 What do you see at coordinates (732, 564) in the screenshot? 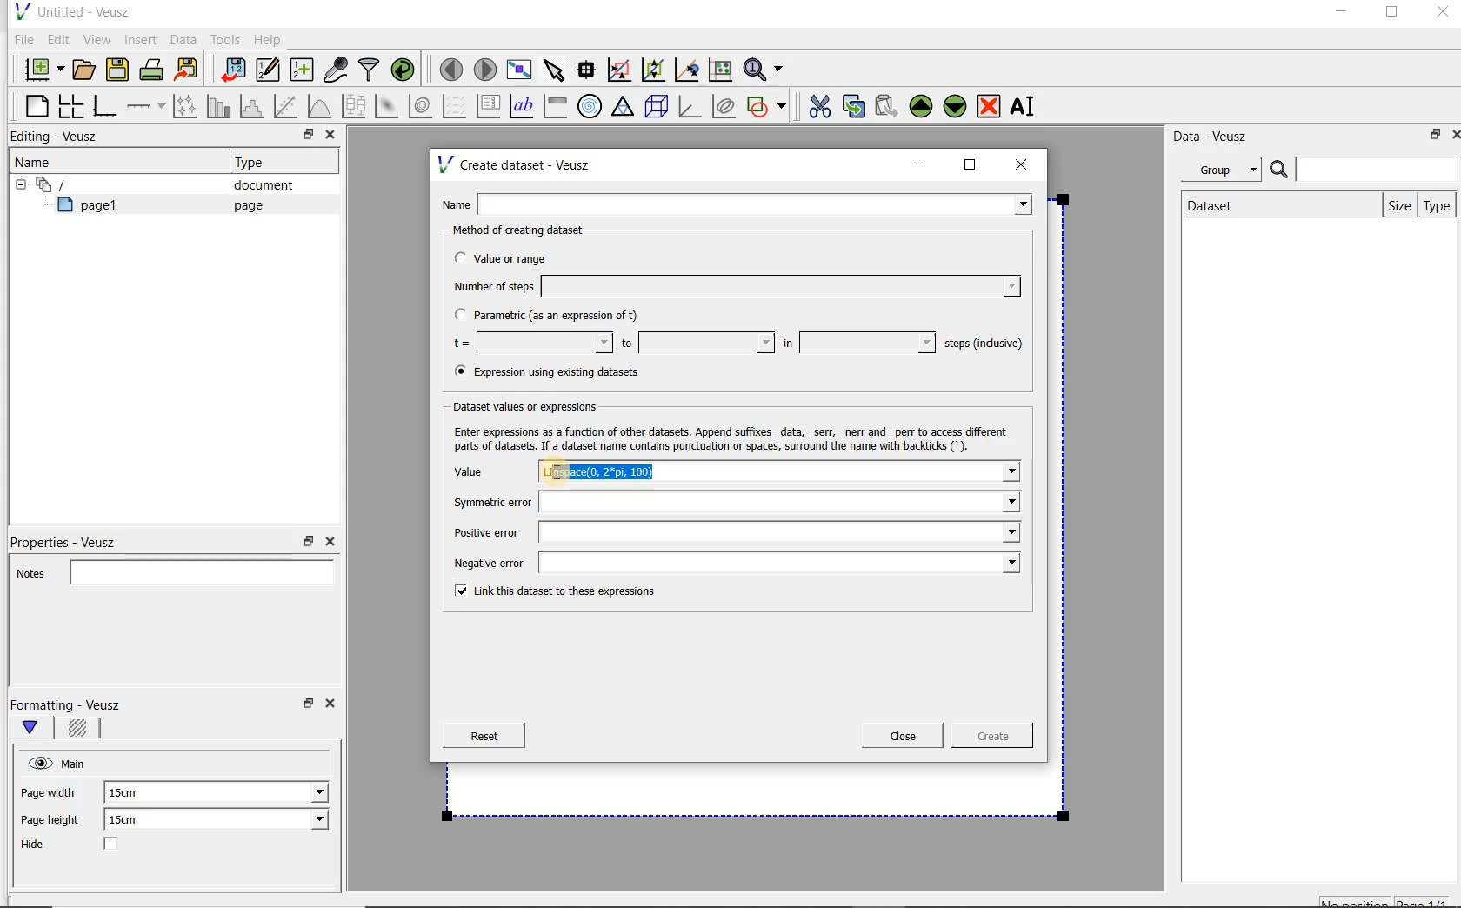
I see `Negative error ` at bounding box center [732, 564].